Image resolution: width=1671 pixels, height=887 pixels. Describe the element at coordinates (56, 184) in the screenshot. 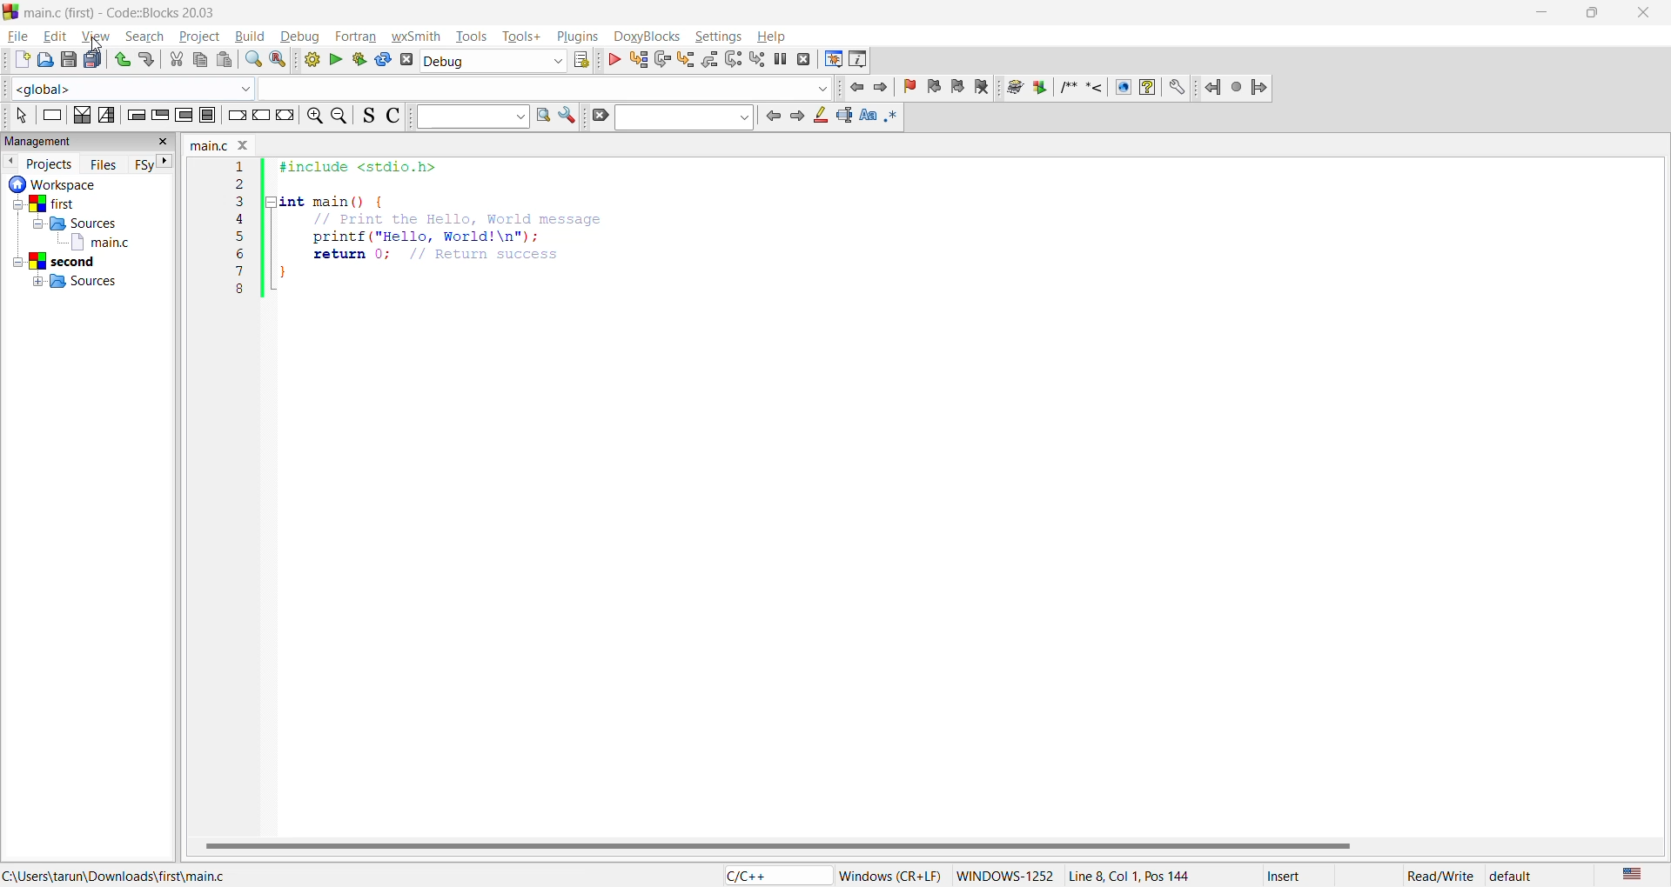

I see `workspace` at that location.